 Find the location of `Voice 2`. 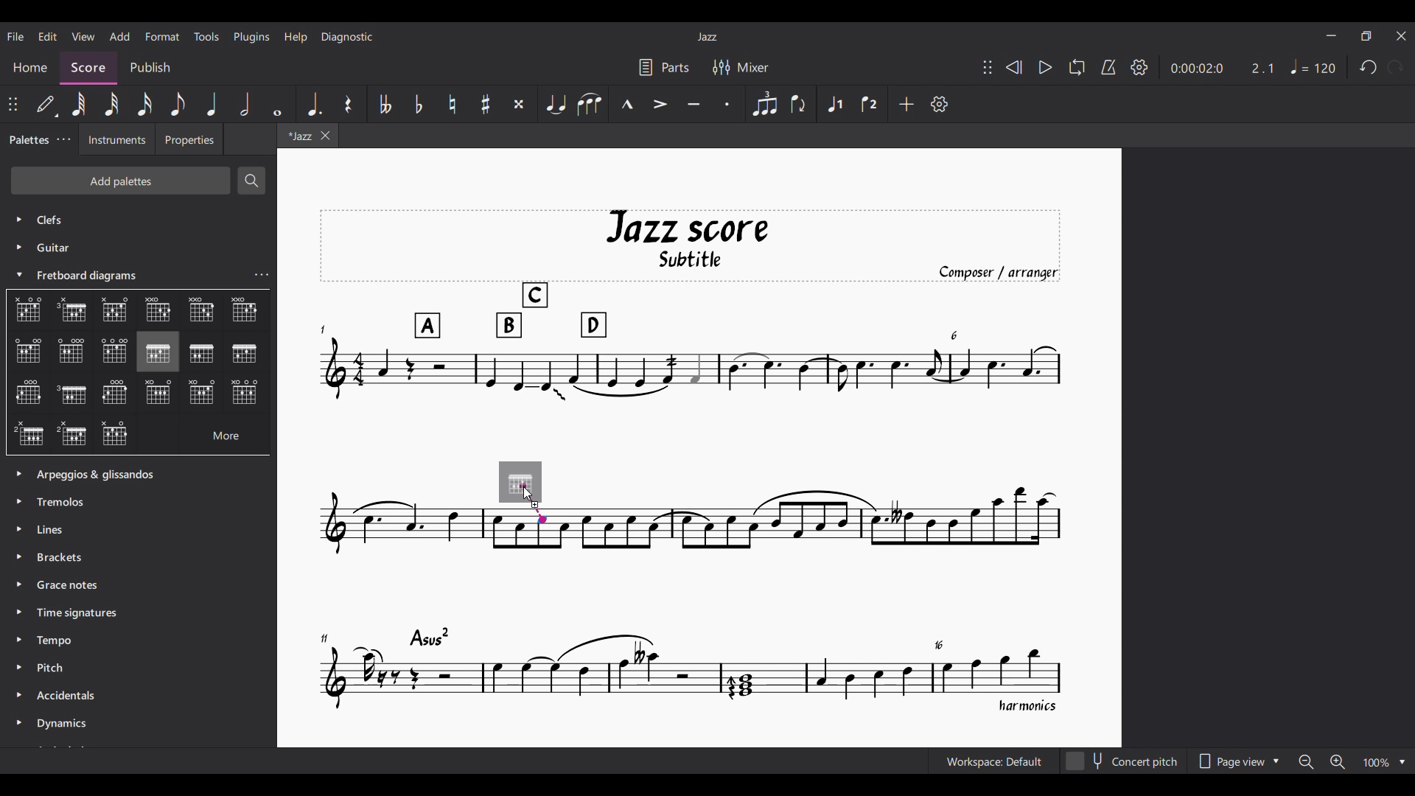

Voice 2 is located at coordinates (870, 104).